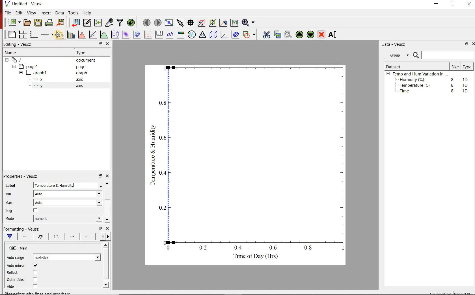  Describe the element at coordinates (21, 72) in the screenshot. I see `hide sub menu` at that location.